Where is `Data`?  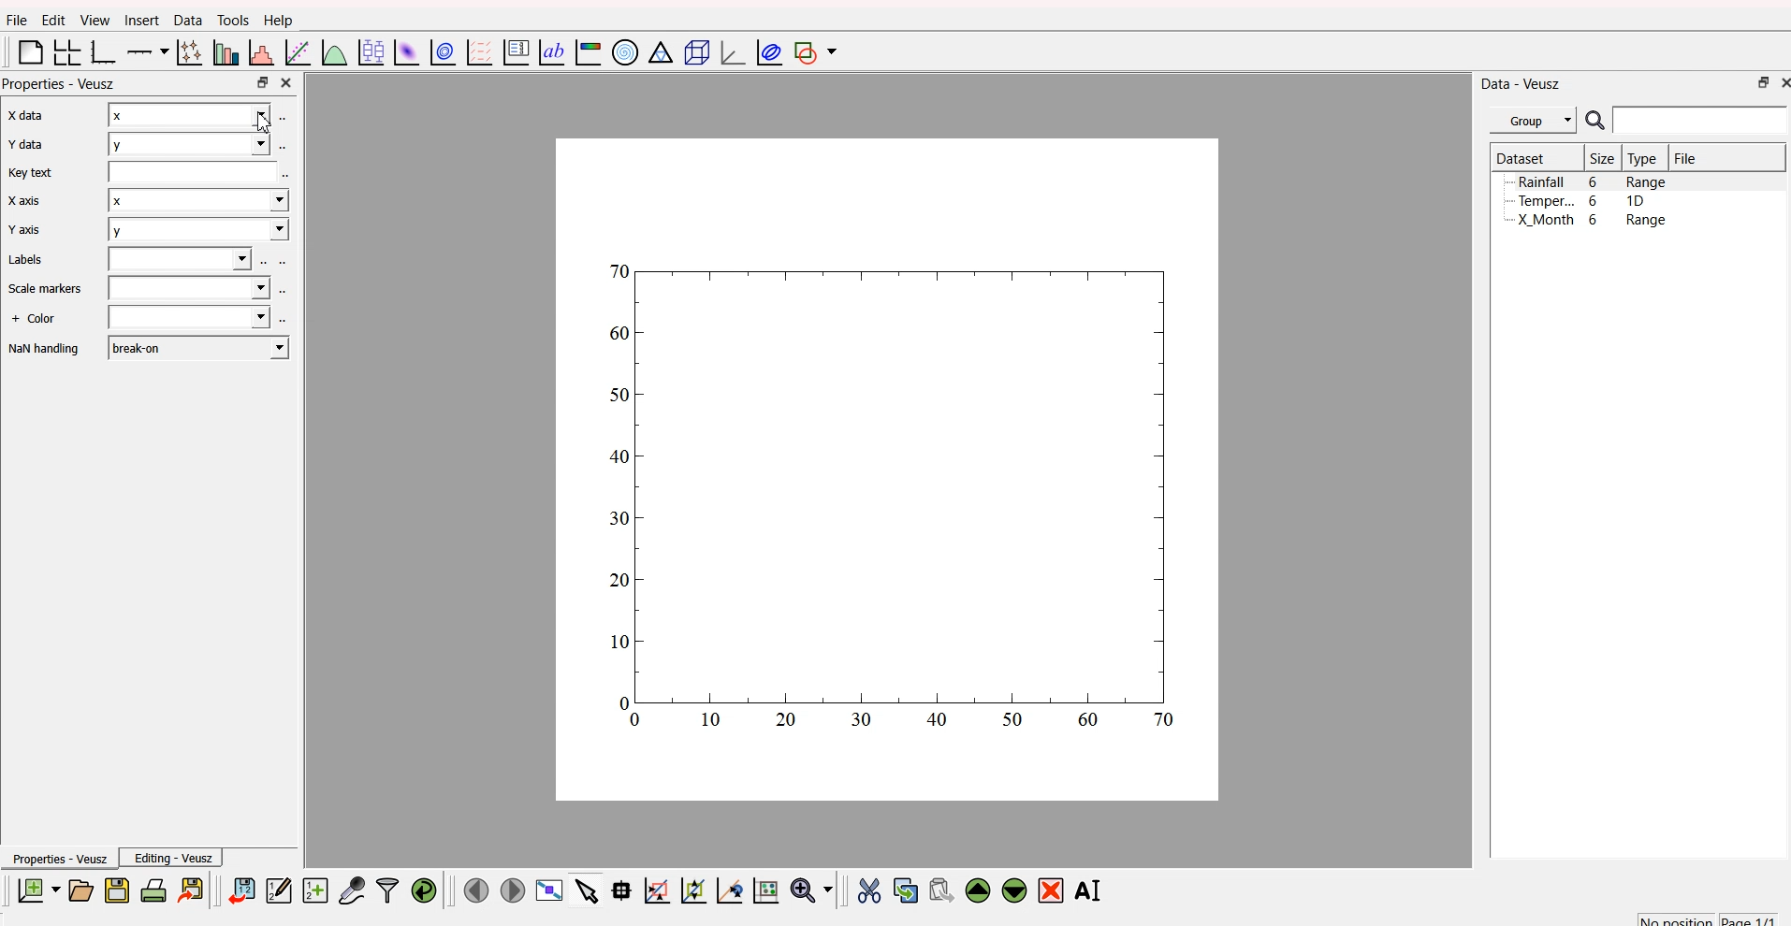 Data is located at coordinates (184, 22).